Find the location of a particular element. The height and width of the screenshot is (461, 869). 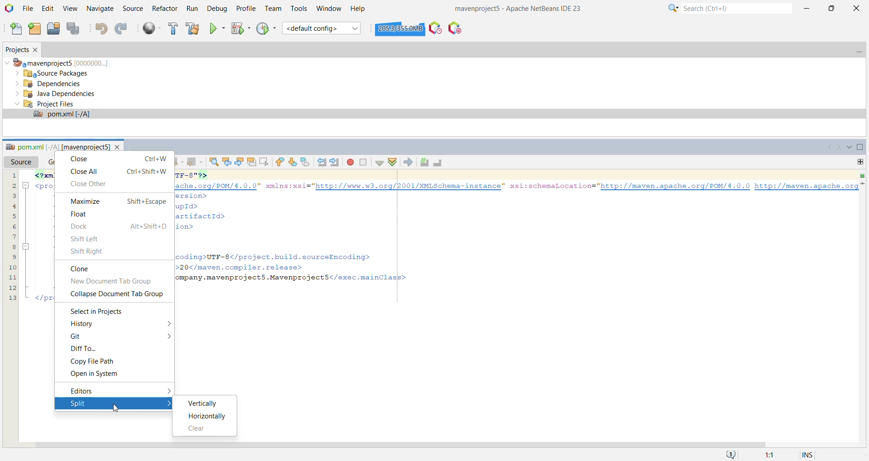

Pause I/O Checks is located at coordinates (454, 28).